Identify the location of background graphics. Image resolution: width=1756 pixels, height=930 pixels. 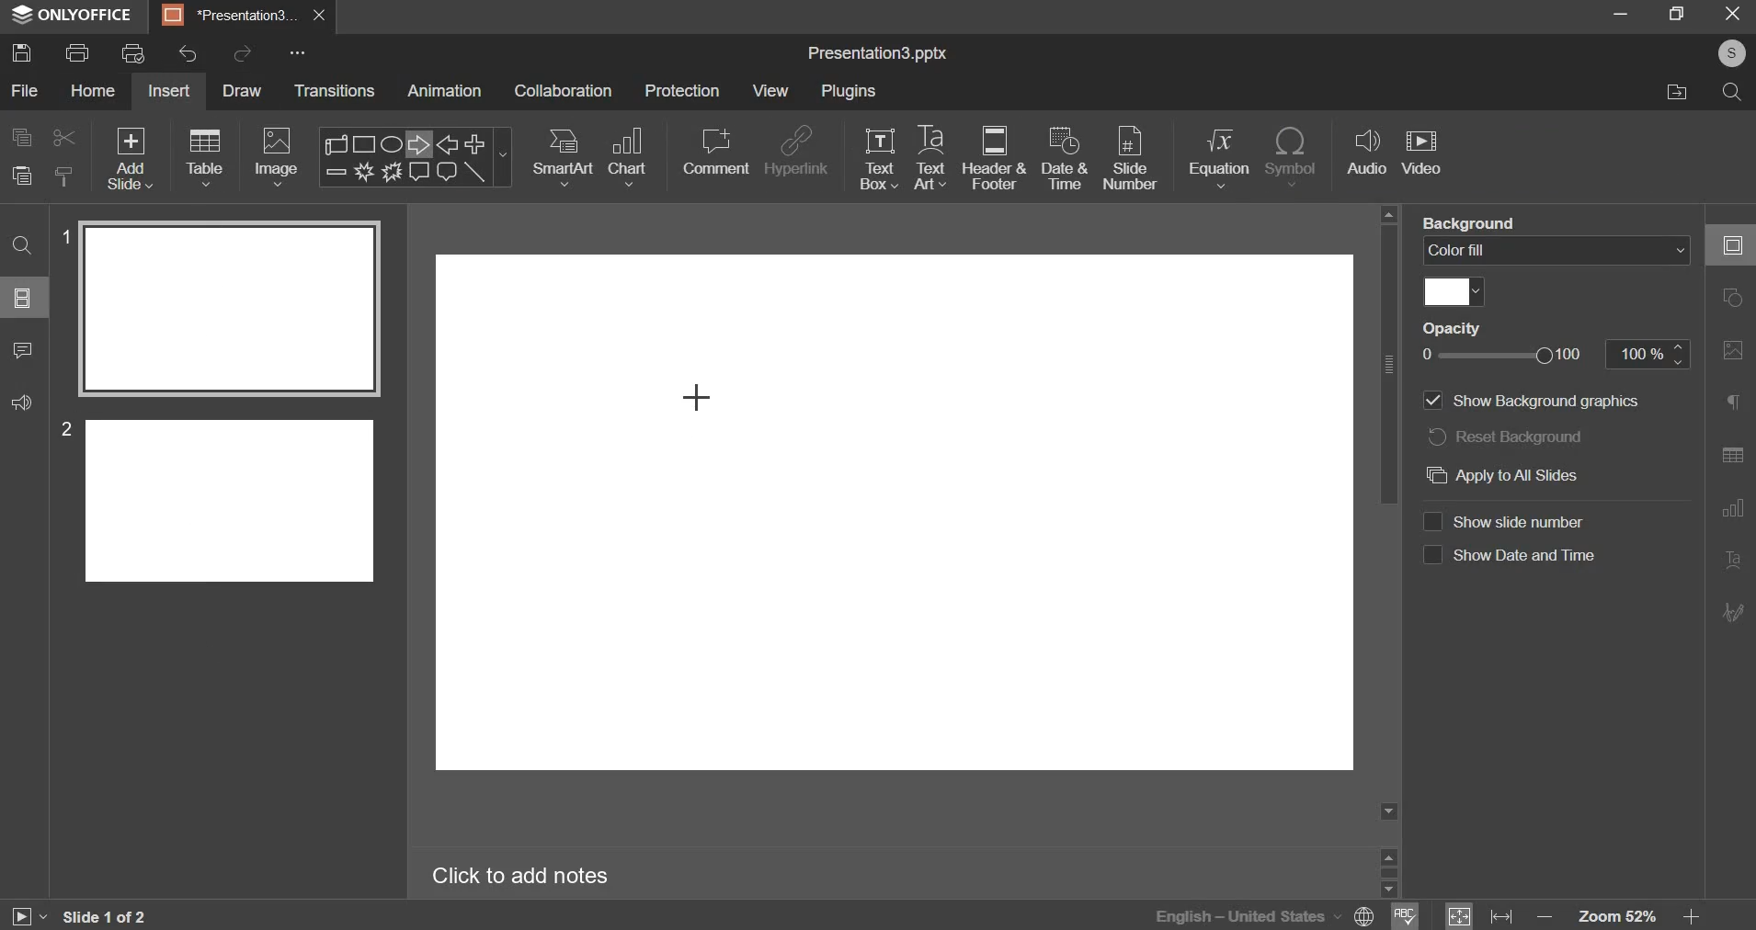
(1536, 402).